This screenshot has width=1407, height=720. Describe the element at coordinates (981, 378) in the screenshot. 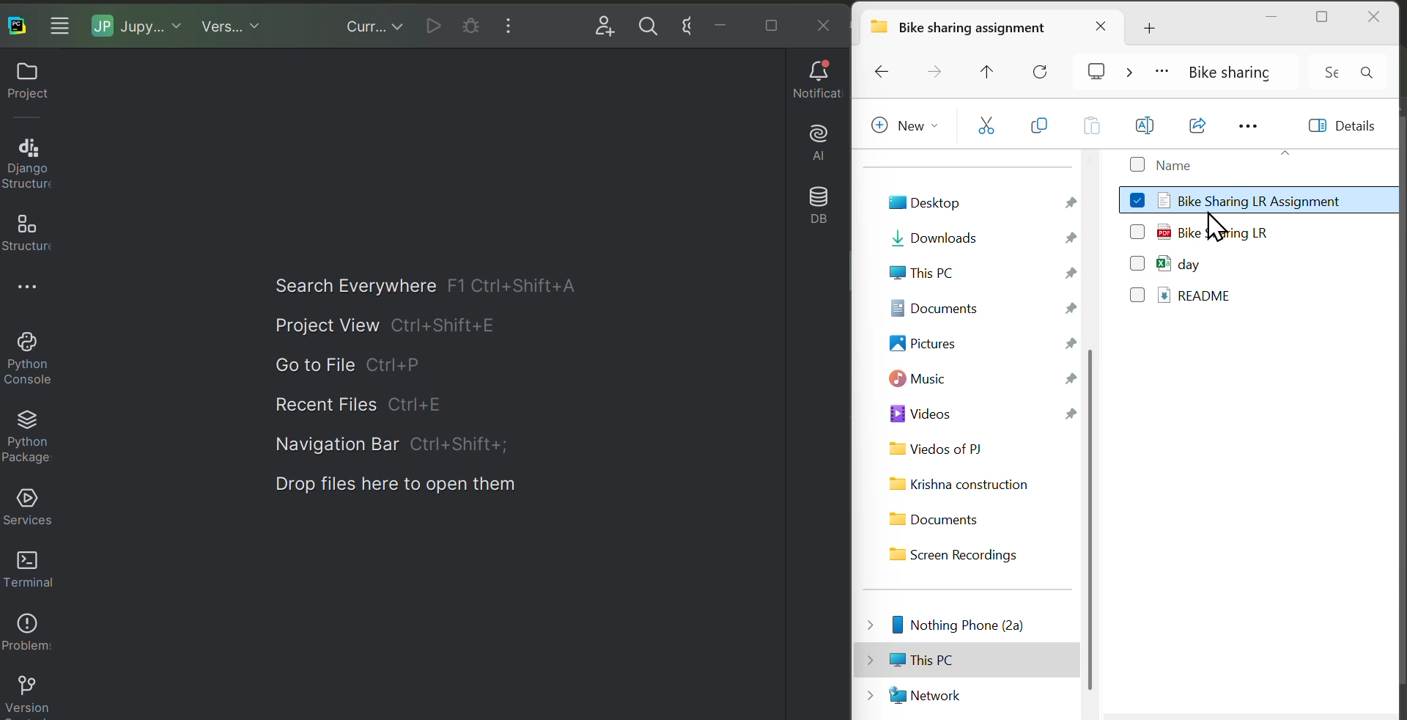

I see `Music` at that location.